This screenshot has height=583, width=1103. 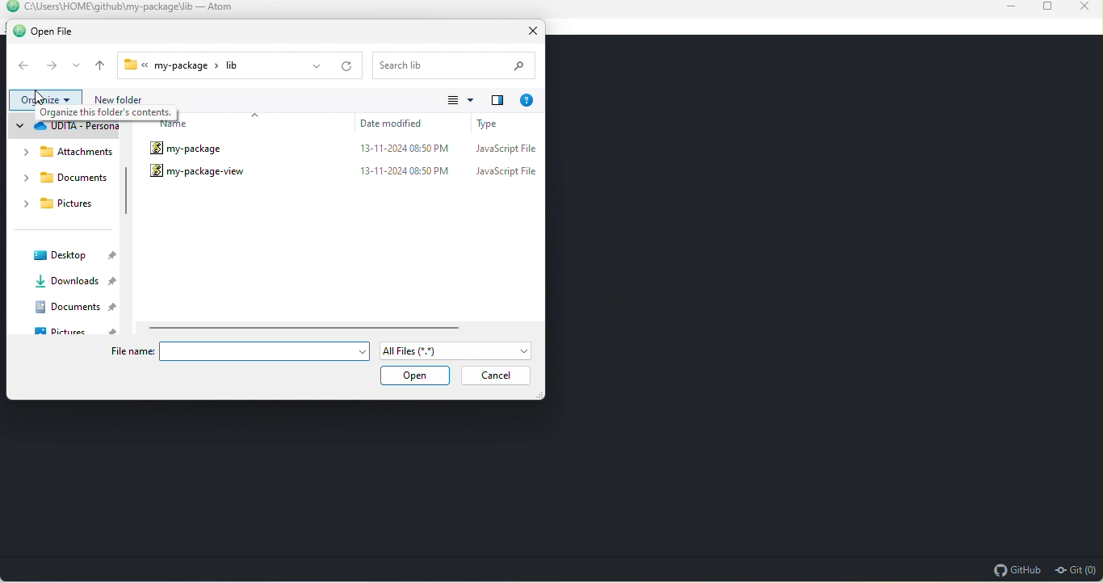 I want to click on type, so click(x=502, y=127).